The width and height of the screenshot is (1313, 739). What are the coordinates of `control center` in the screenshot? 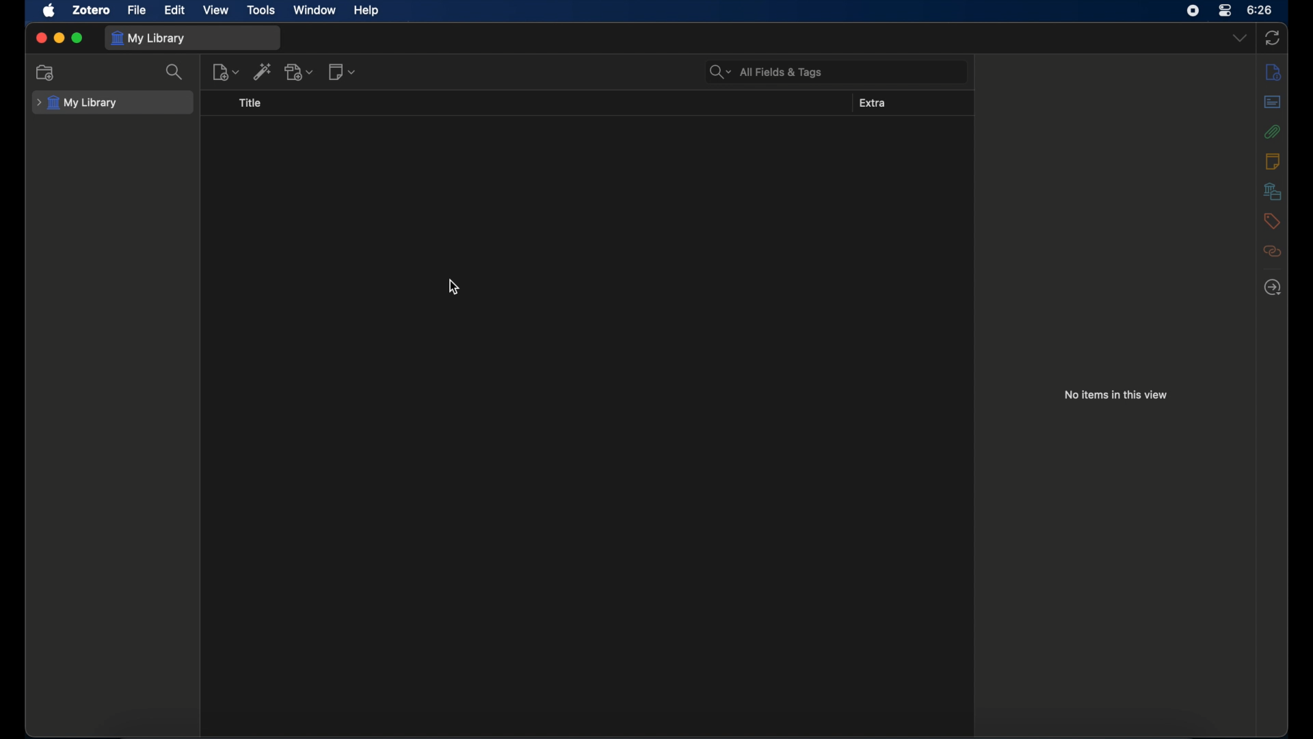 It's located at (1225, 10).